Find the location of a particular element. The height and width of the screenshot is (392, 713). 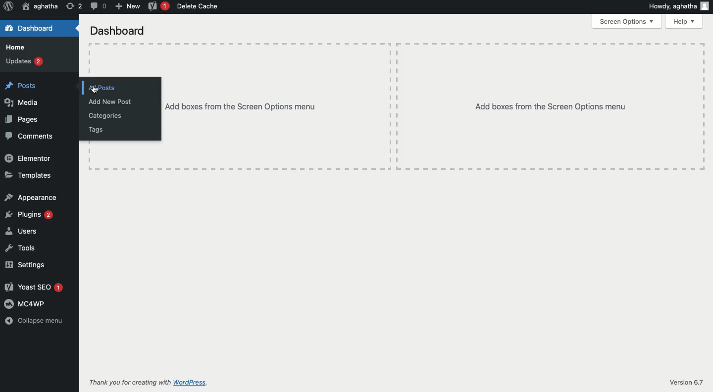

Yoast SEO is located at coordinates (34, 287).